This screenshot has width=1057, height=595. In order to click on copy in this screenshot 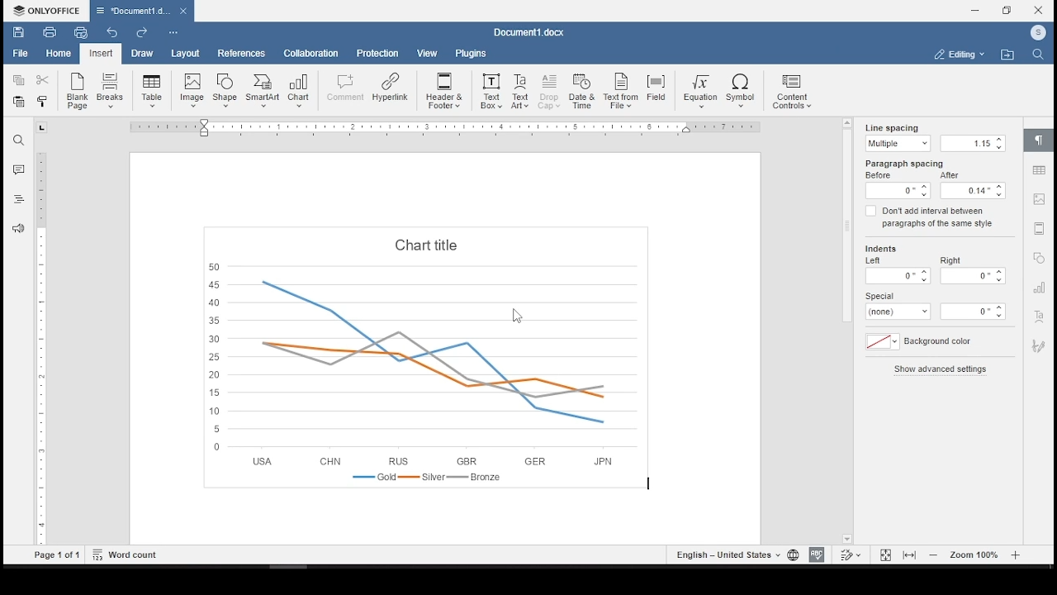, I will do `click(18, 81)`.